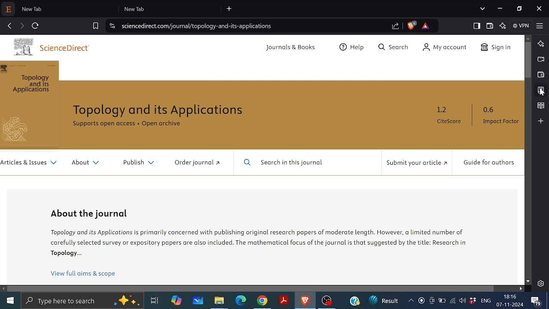 The height and width of the screenshot is (309, 549). What do you see at coordinates (30, 164) in the screenshot?
I see `Articles and Issues` at bounding box center [30, 164].